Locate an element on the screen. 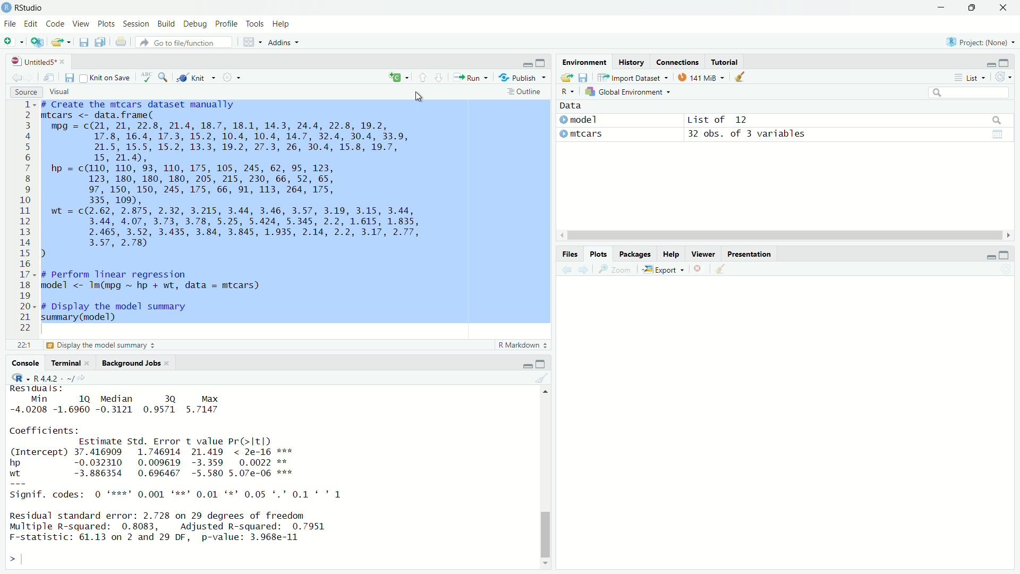 The height and width of the screenshot is (574, 1020). Terminal is located at coordinates (67, 364).